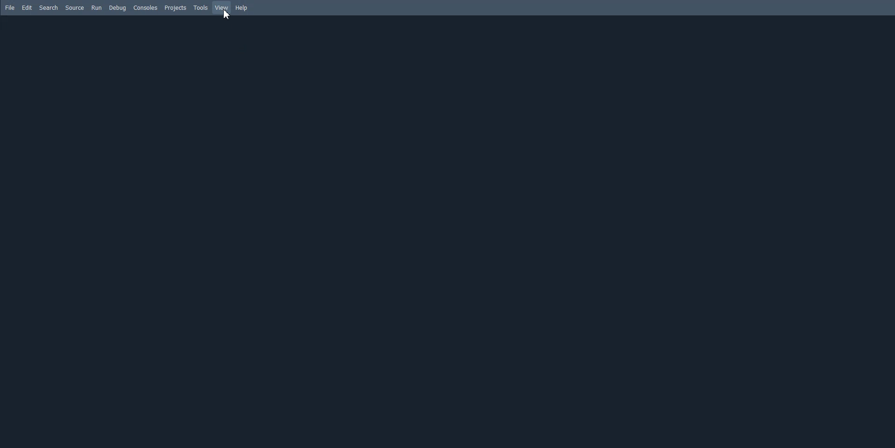 This screenshot has width=895, height=448. I want to click on Run, so click(96, 8).